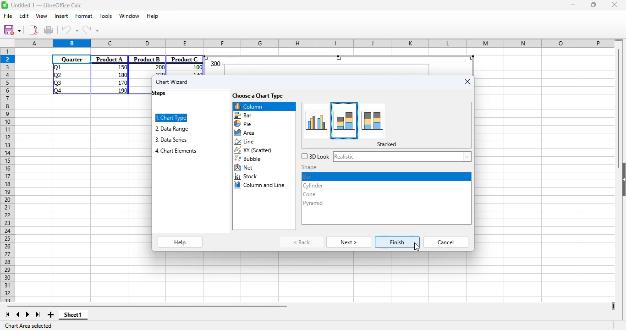  I want to click on export directly as PDF, so click(33, 30).